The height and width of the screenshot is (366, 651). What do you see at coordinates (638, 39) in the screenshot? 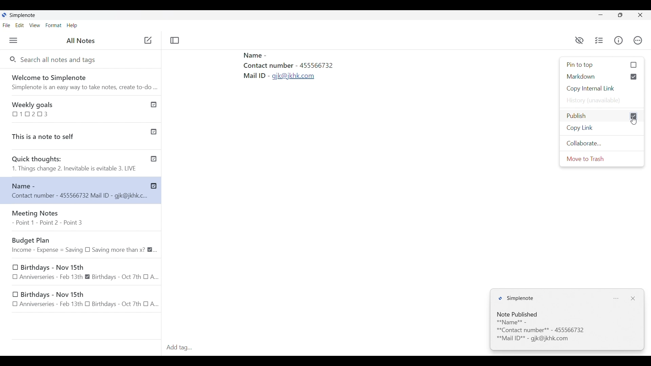
I see `Actions` at bounding box center [638, 39].